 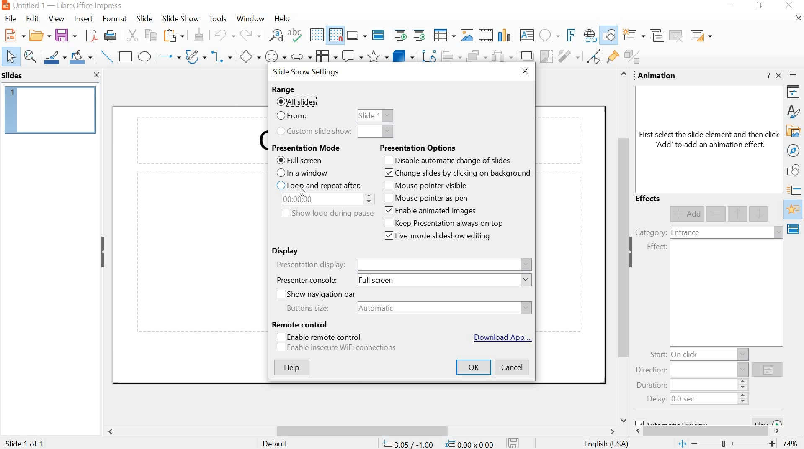 What do you see at coordinates (735, 444) in the screenshot?
I see `adjustment bar` at bounding box center [735, 444].